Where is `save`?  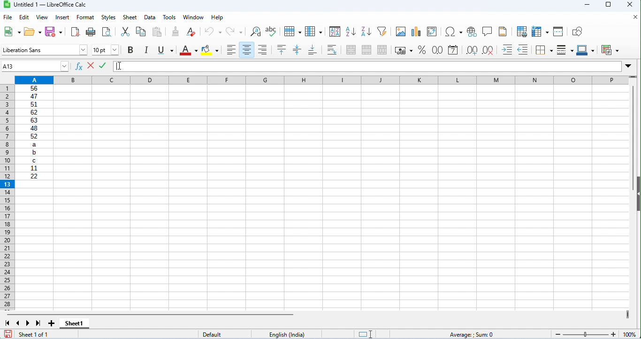
save is located at coordinates (8, 334).